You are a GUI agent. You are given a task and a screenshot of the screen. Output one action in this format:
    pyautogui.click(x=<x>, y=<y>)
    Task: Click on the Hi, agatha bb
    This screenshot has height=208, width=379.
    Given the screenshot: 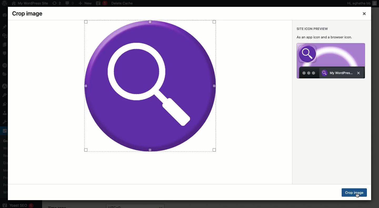 What is the action you would take?
    pyautogui.click(x=358, y=4)
    